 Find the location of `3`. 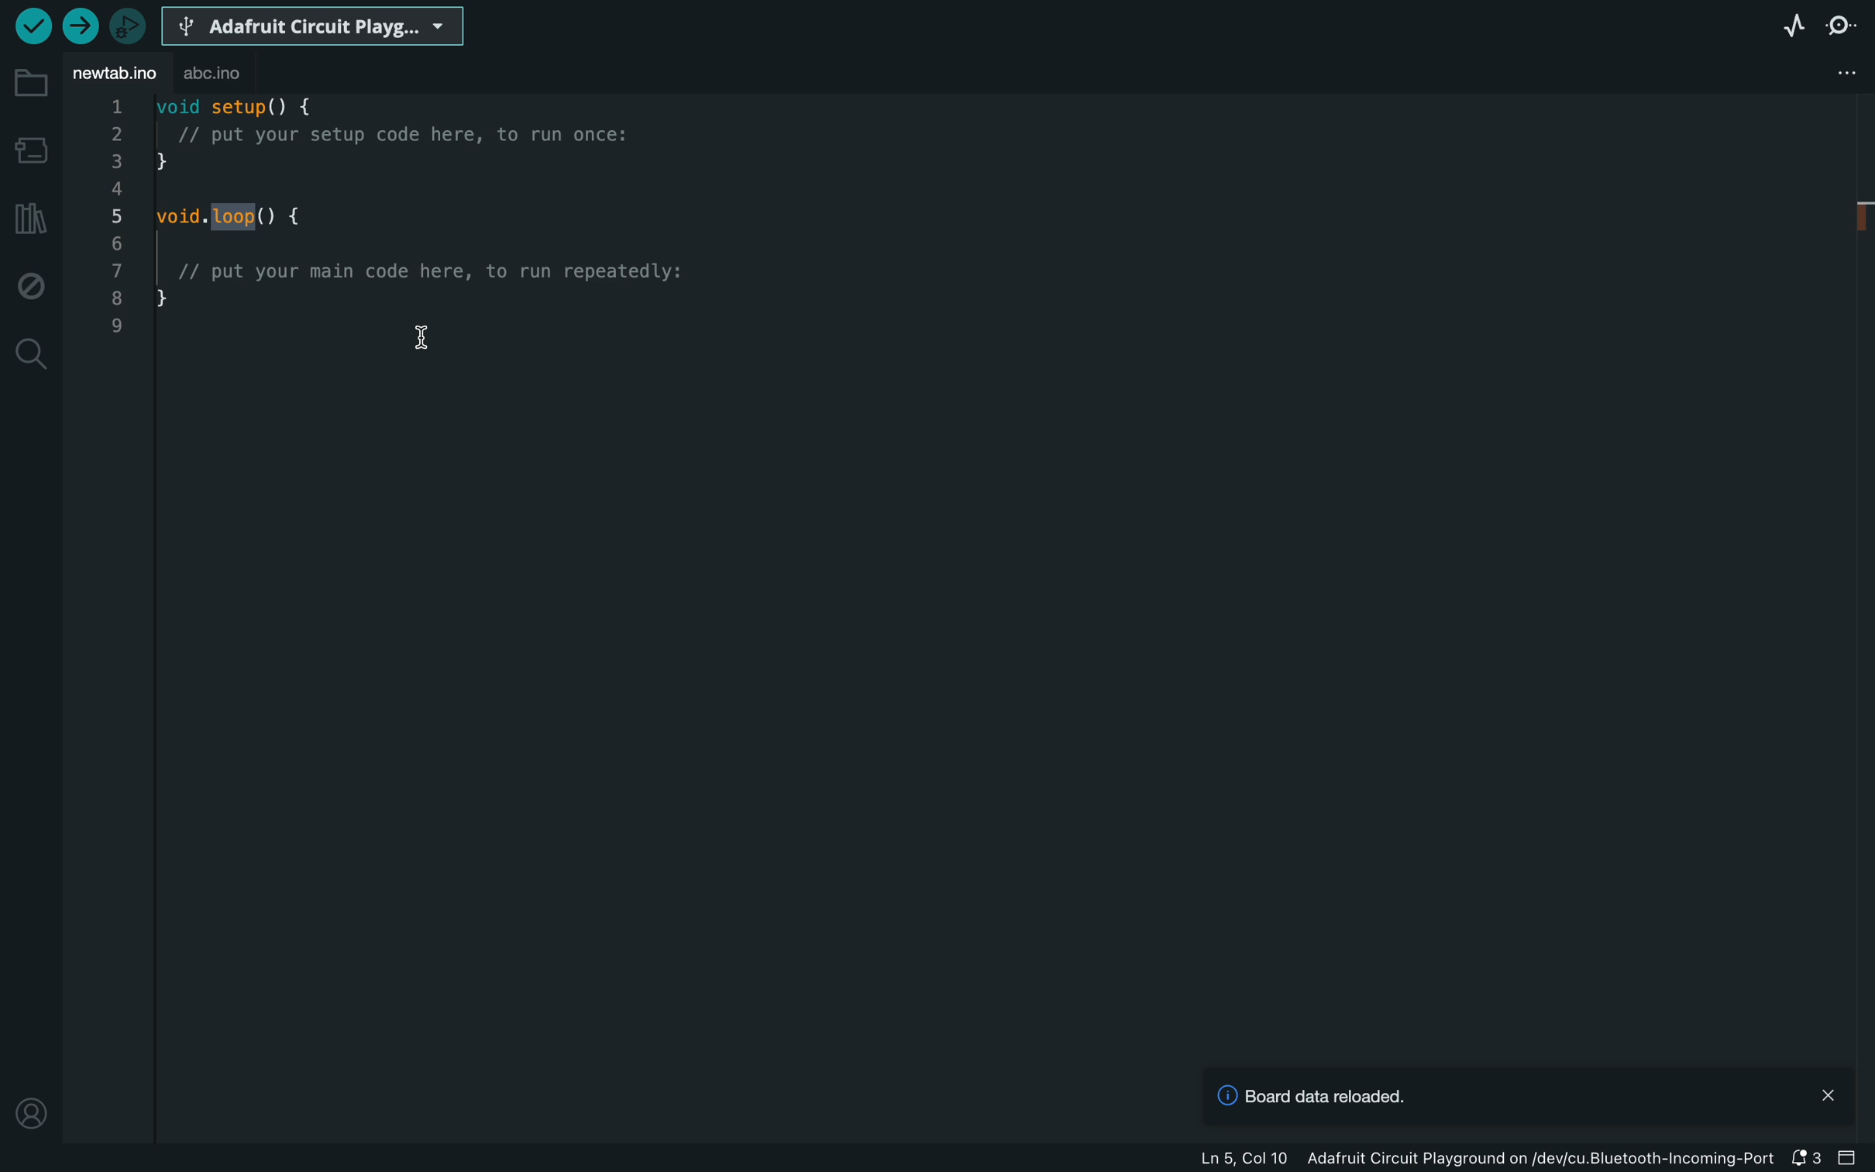

3 is located at coordinates (116, 160).